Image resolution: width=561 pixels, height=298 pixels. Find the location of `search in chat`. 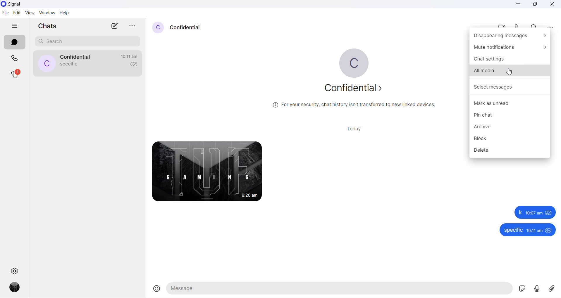

search in chat is located at coordinates (537, 25).